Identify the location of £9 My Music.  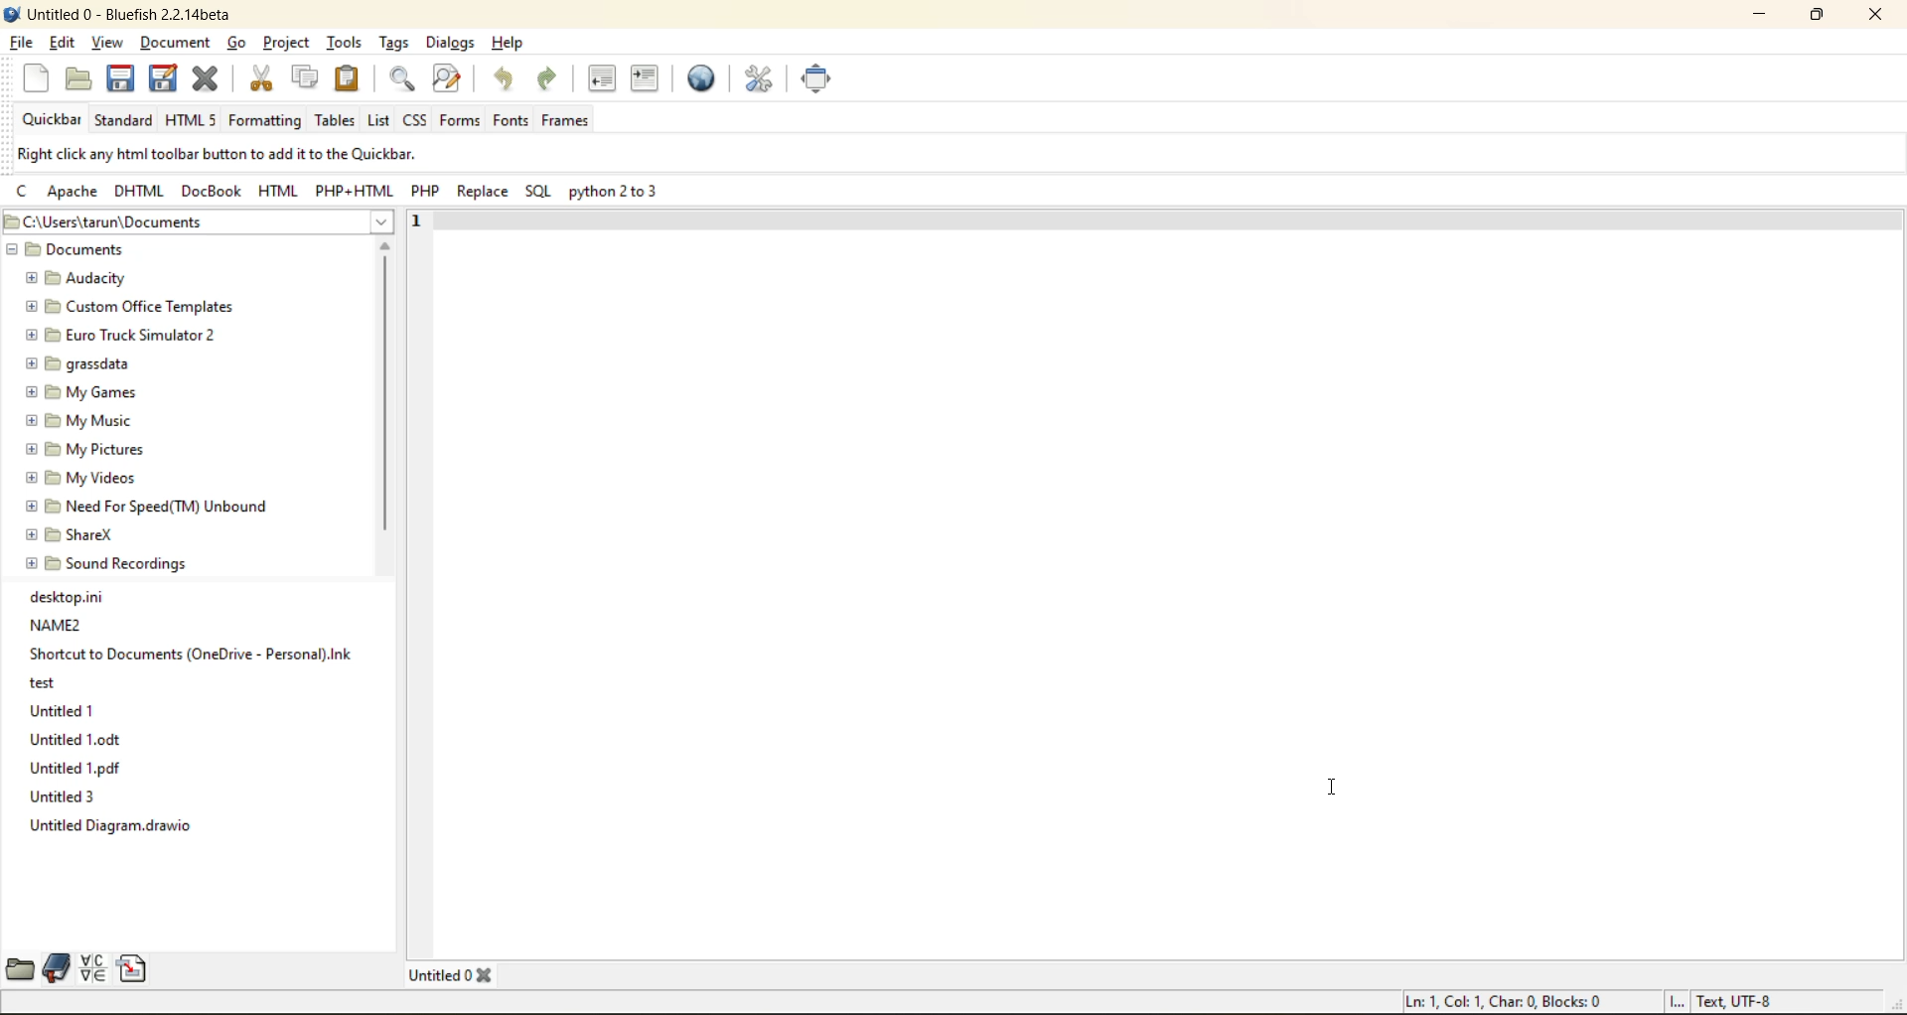
(78, 420).